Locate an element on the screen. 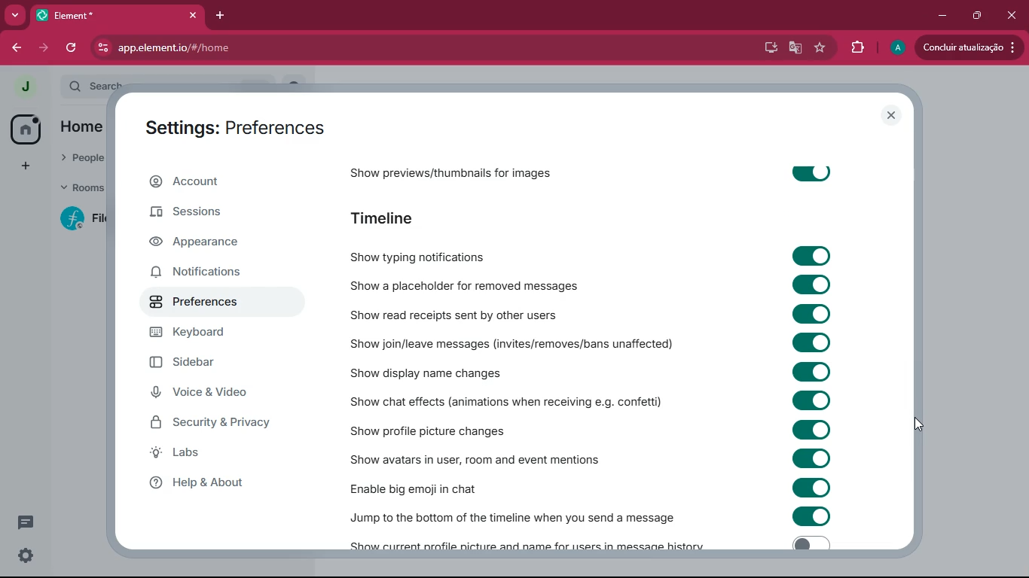 The height and width of the screenshot is (578, 1029). show previews/thumbnails for images is located at coordinates (455, 169).